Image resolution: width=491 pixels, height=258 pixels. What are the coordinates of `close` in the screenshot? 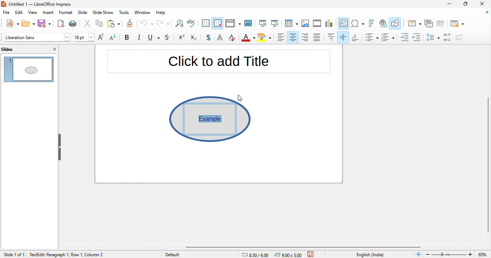 It's located at (484, 4).